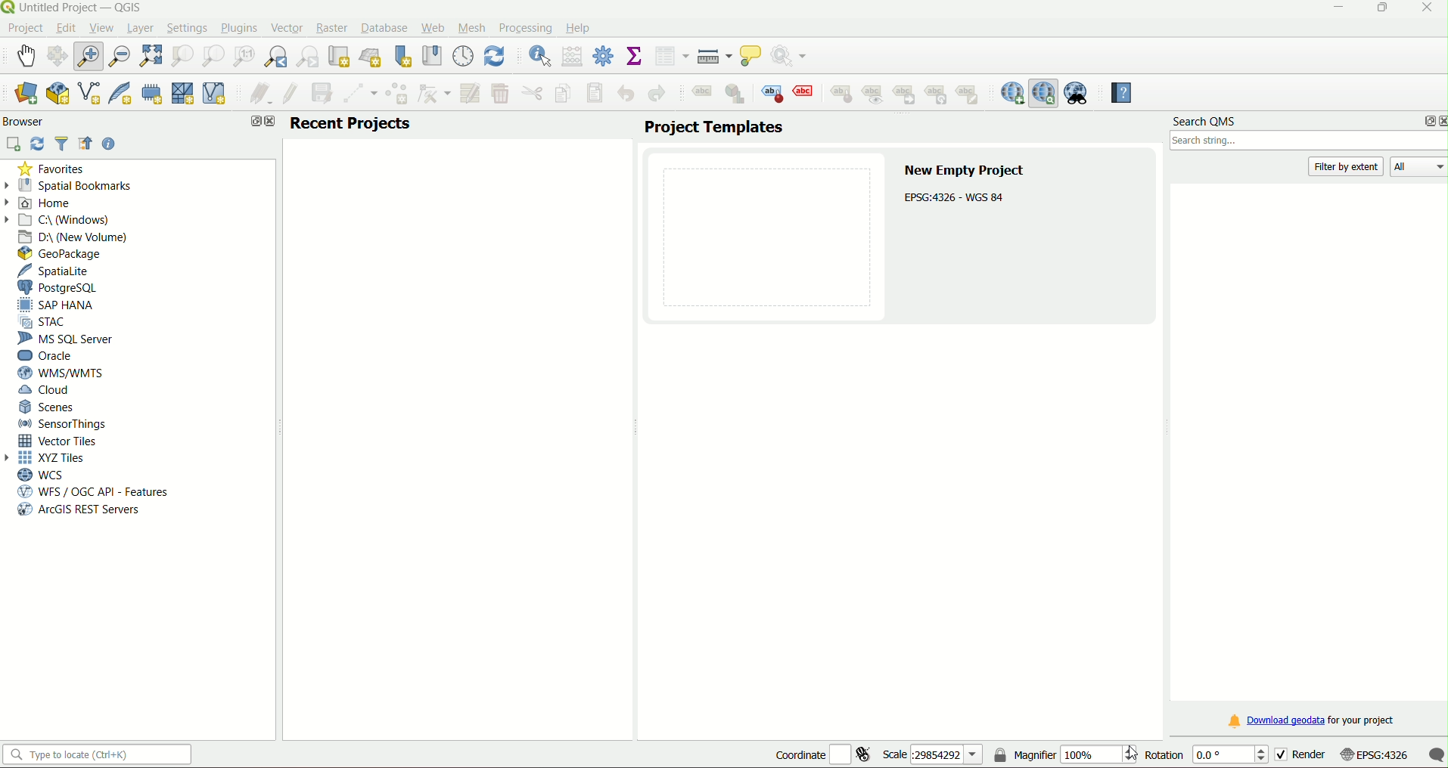 This screenshot has width=1448, height=768. I want to click on zoom to selection, so click(183, 55).